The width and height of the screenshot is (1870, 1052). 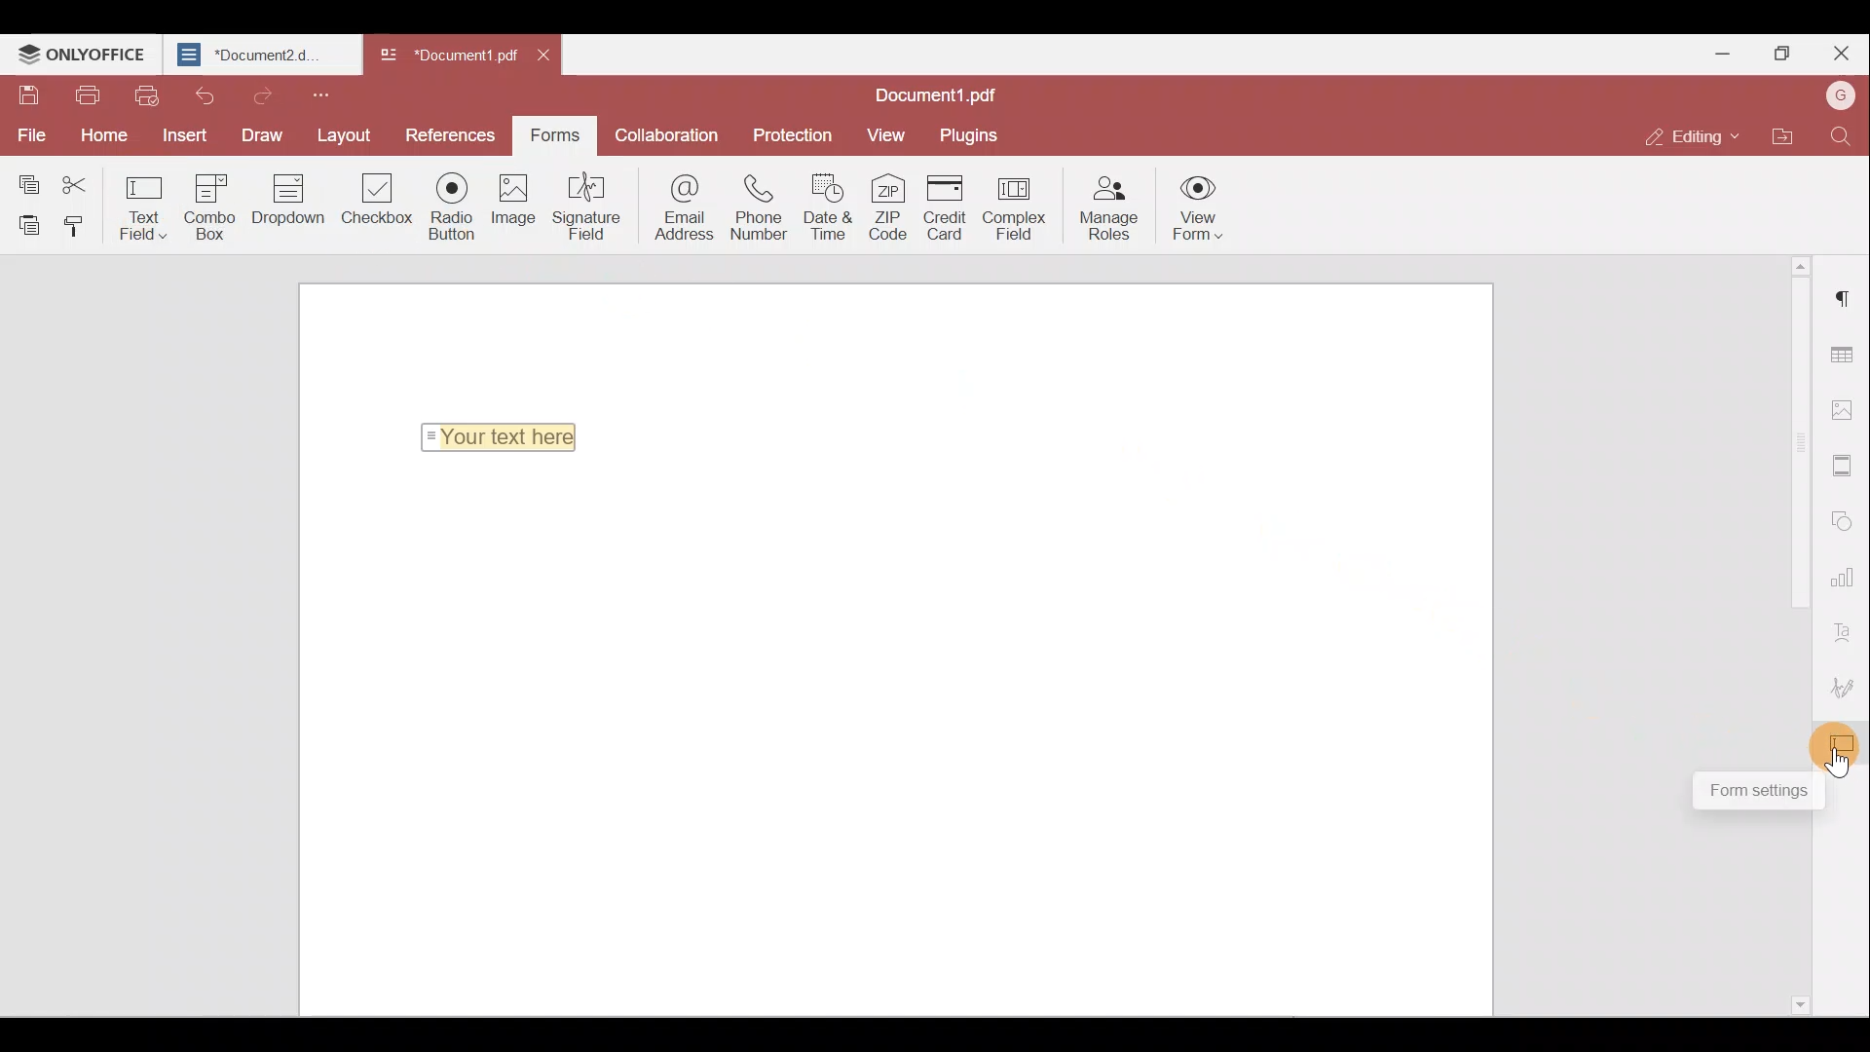 I want to click on Document1.pdf, so click(x=945, y=91).